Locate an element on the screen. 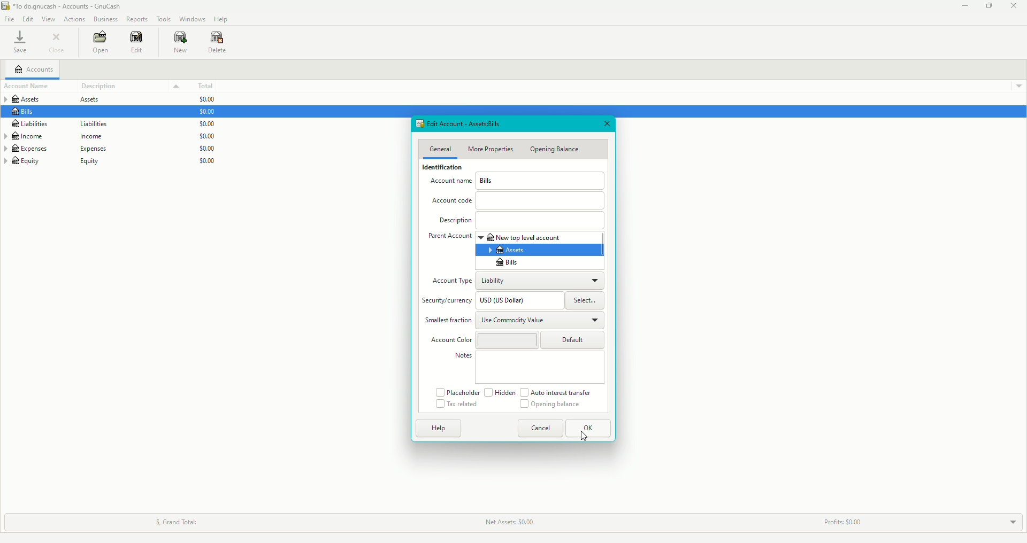 The width and height of the screenshot is (1027, 543). GnuCash is located at coordinates (66, 7).